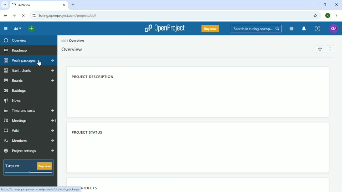 This screenshot has height=192, width=342. Describe the element at coordinates (334, 29) in the screenshot. I see `Account` at that location.